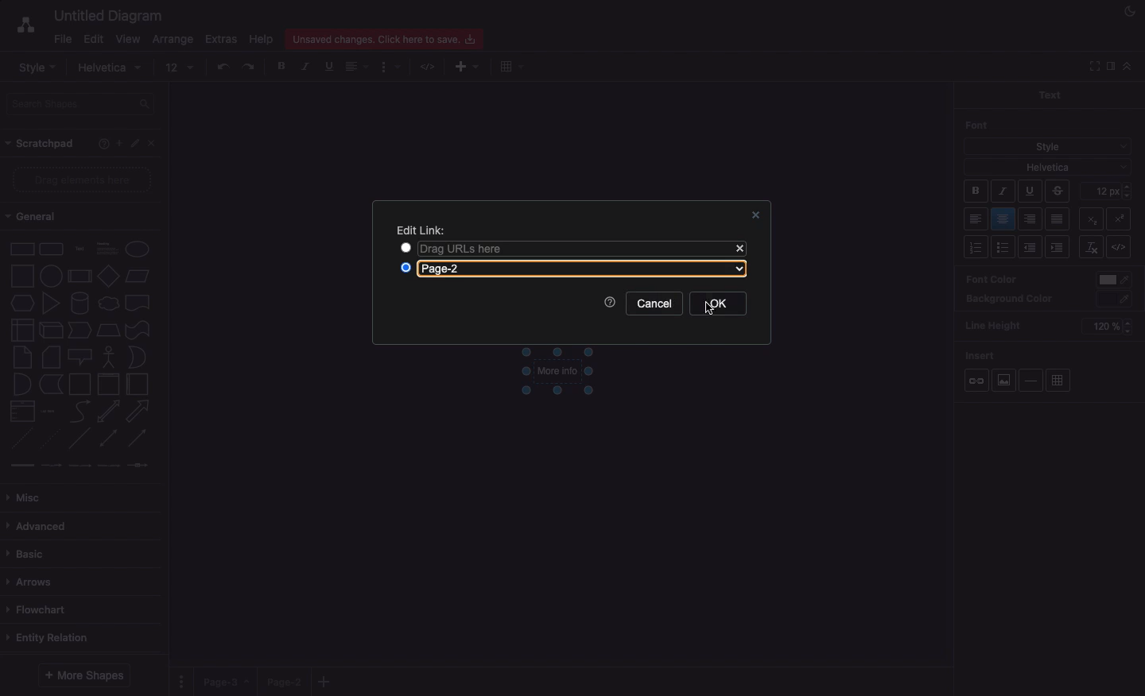 This screenshot has height=696, width=1145. I want to click on Center aligned, so click(1004, 219).